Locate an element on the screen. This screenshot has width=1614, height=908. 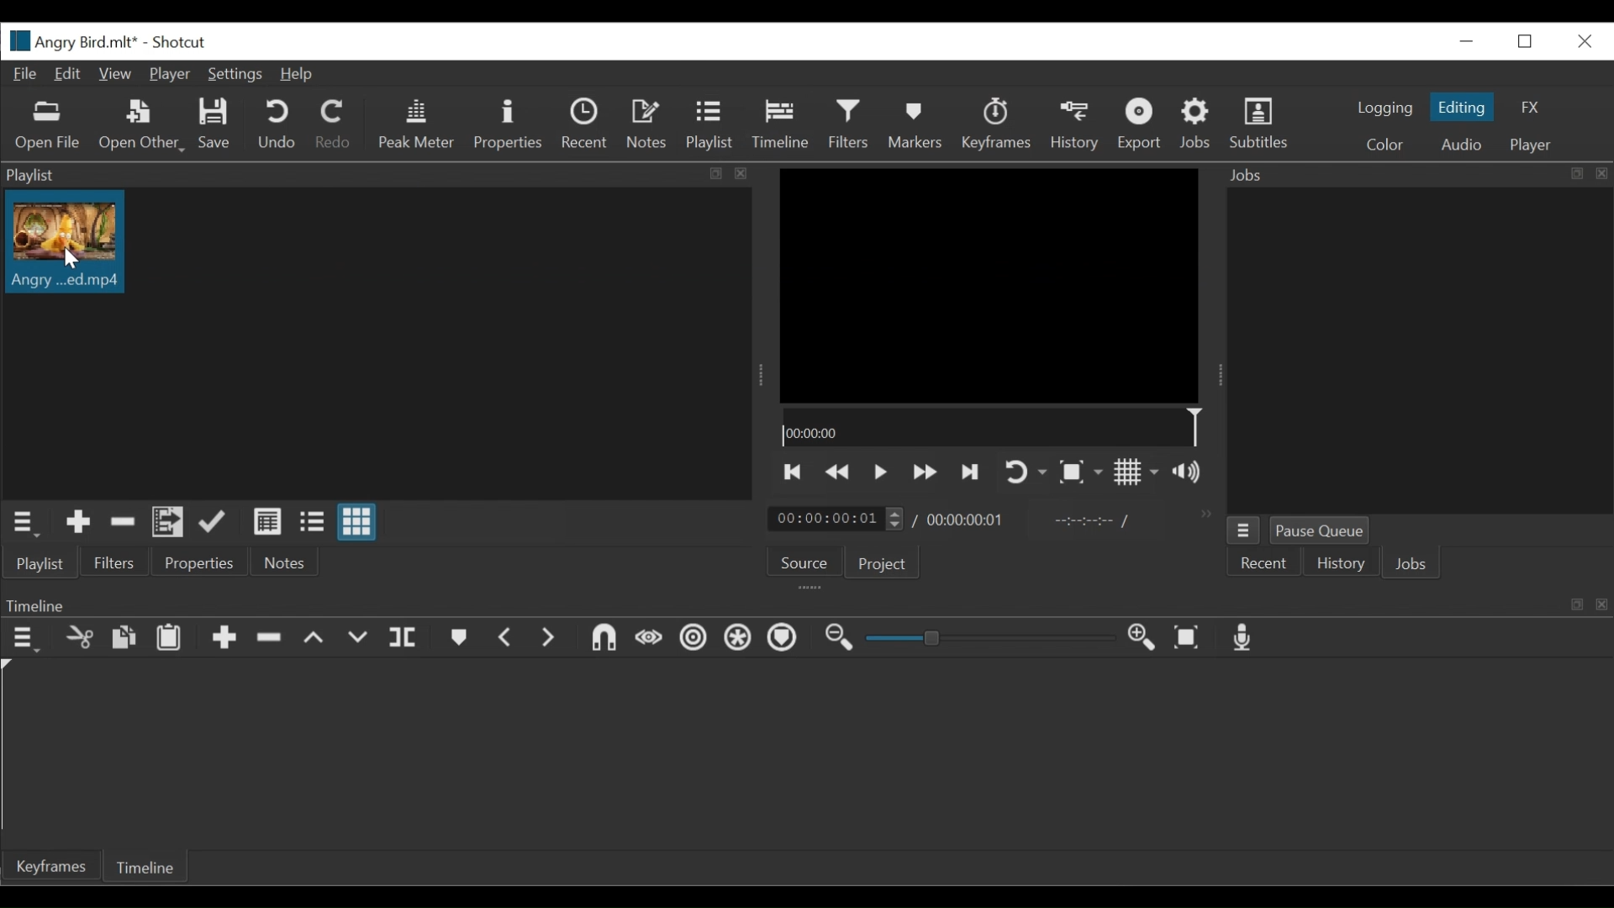
Previous marker is located at coordinates (507, 639).